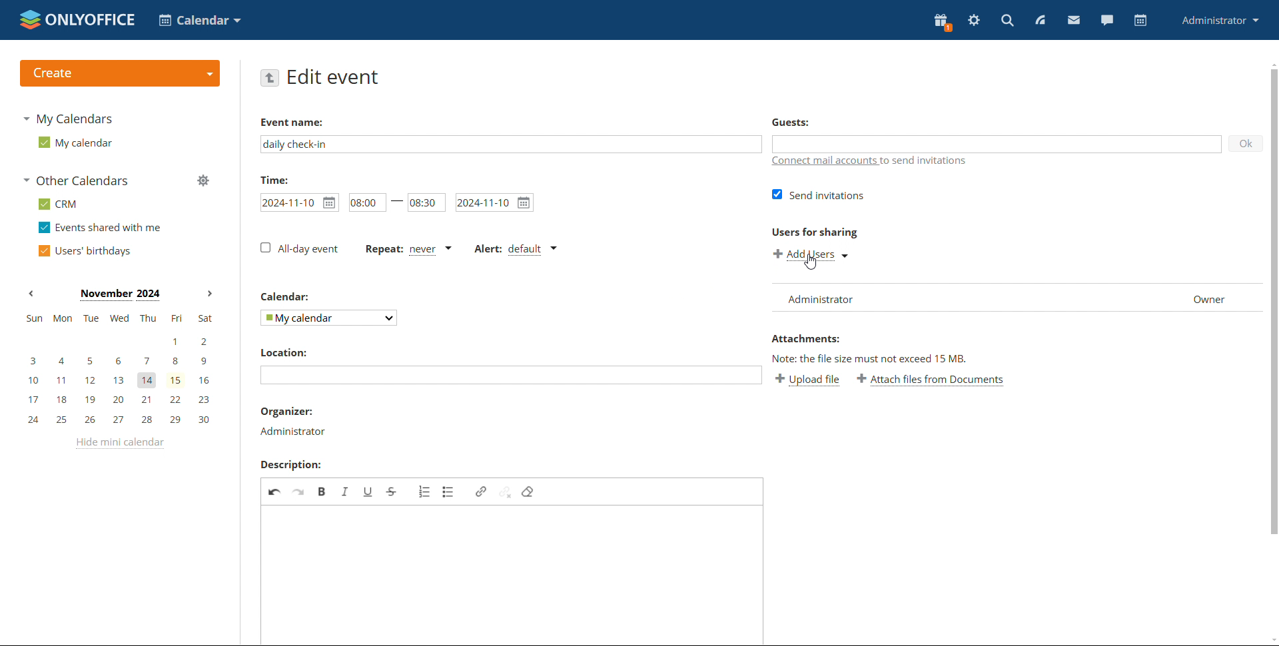 The image size is (1279, 646). I want to click on organizer:, so click(288, 413).